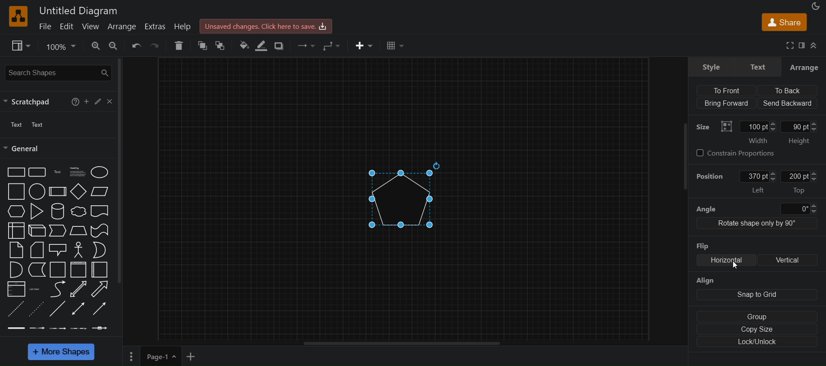  What do you see at coordinates (787, 103) in the screenshot?
I see `send backward` at bounding box center [787, 103].